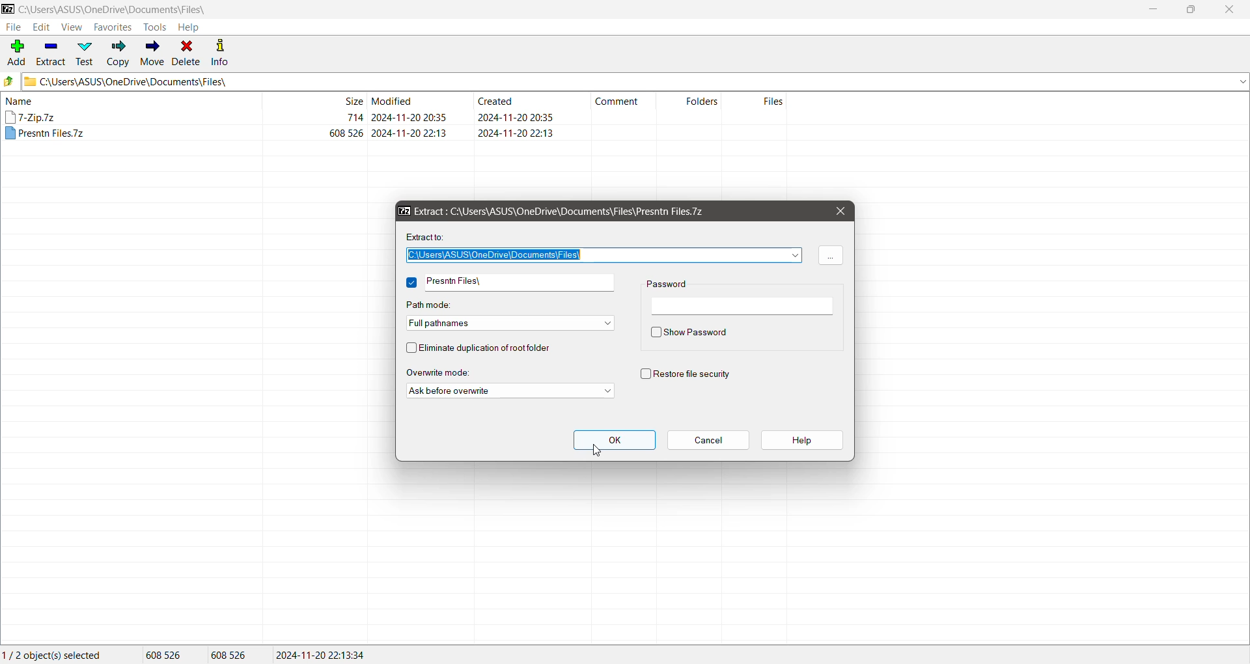 The height and width of the screenshot is (664, 1250). What do you see at coordinates (190, 27) in the screenshot?
I see `Help` at bounding box center [190, 27].